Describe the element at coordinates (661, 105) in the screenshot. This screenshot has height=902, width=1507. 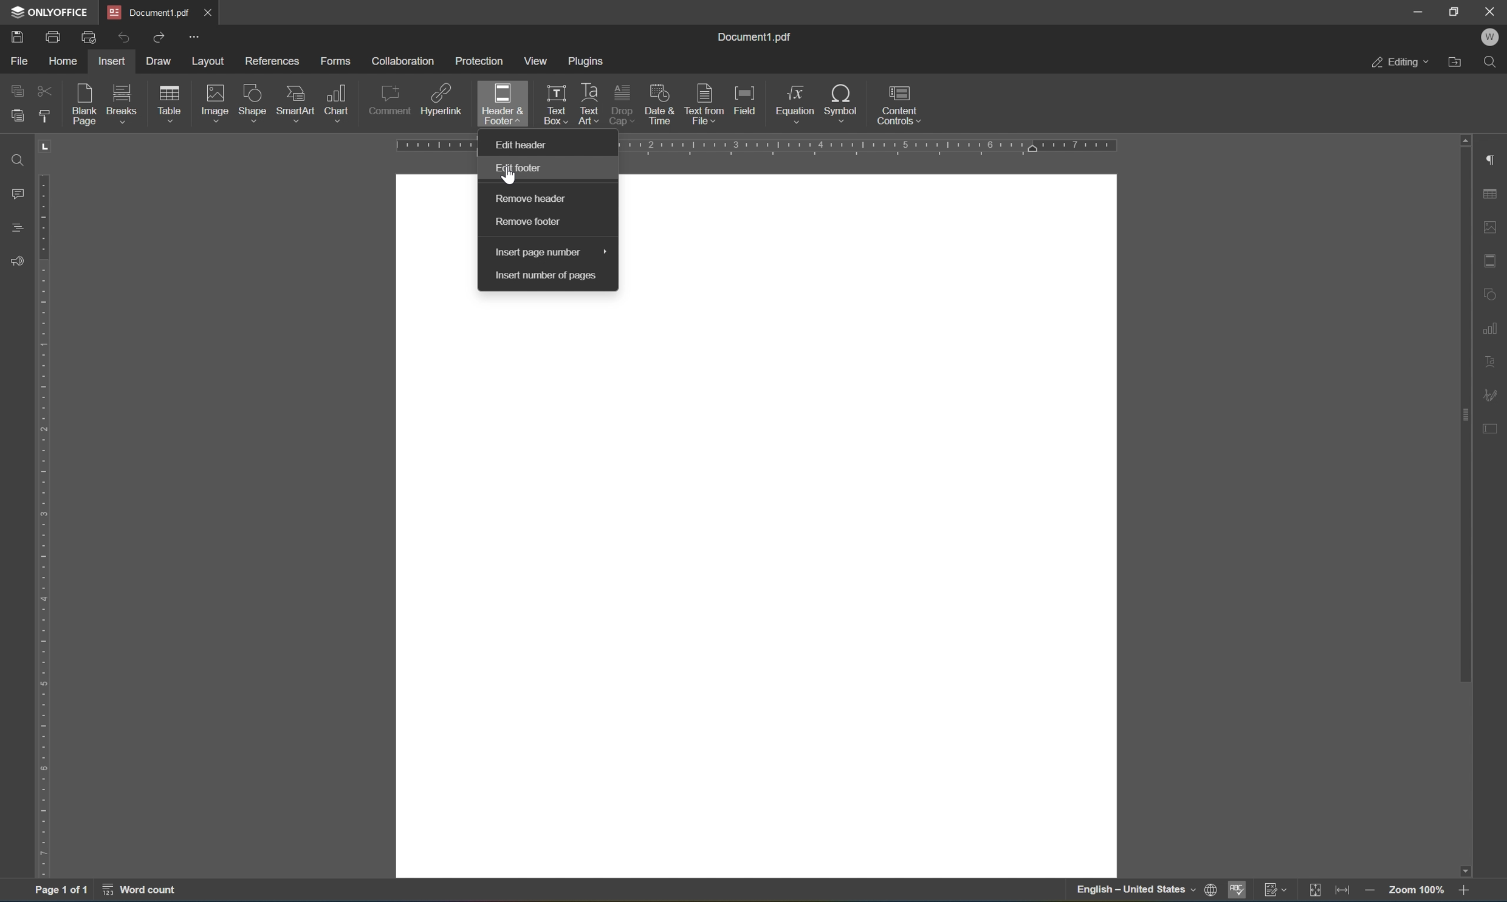
I see `date and time` at that location.